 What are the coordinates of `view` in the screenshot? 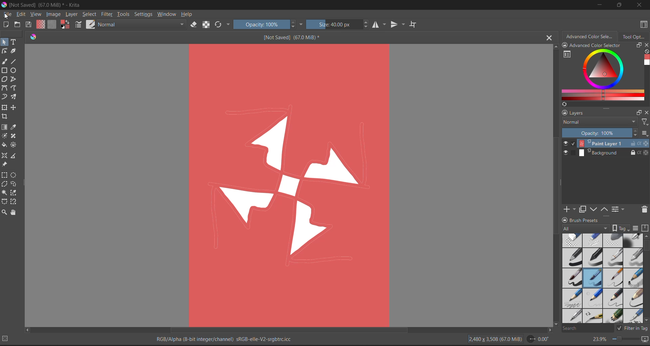 It's located at (36, 14).